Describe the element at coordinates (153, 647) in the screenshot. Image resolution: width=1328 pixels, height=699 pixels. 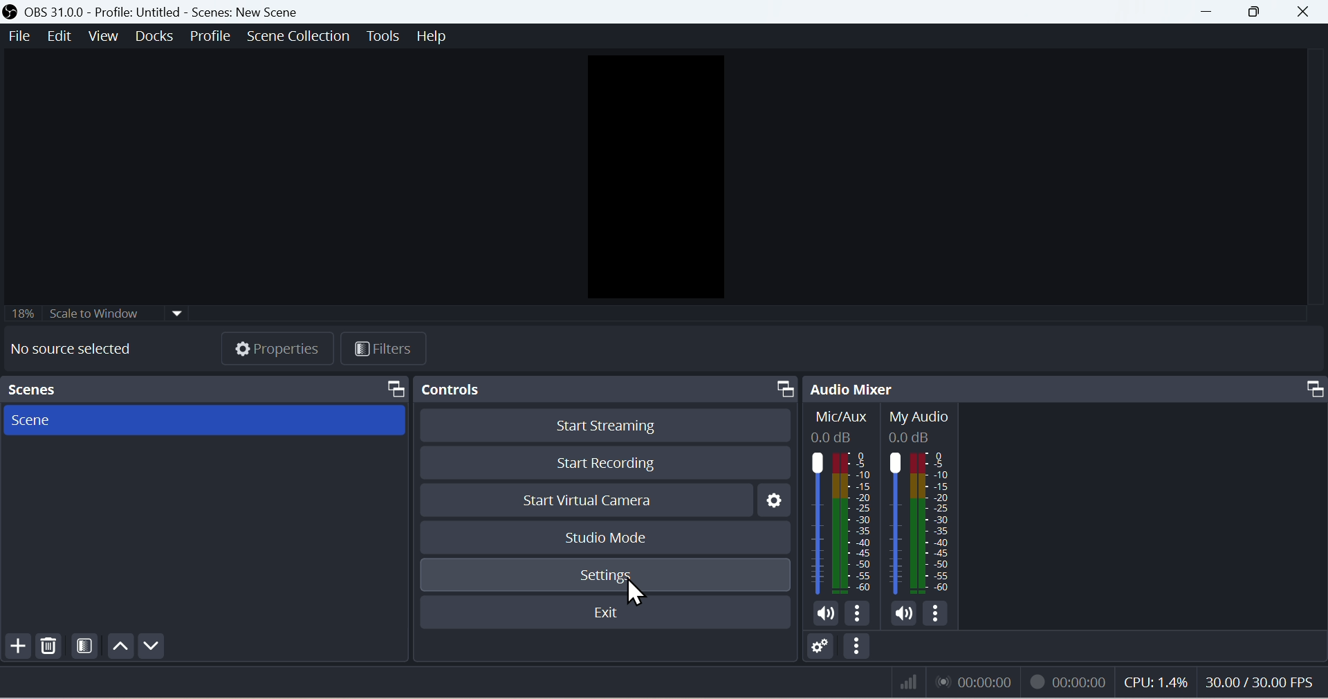
I see `Down` at that location.